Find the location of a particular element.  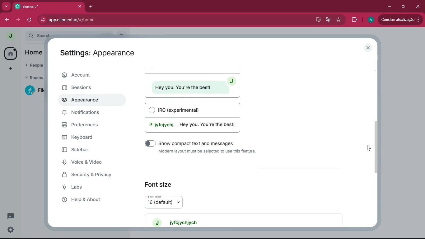

Element* is located at coordinates (43, 7).